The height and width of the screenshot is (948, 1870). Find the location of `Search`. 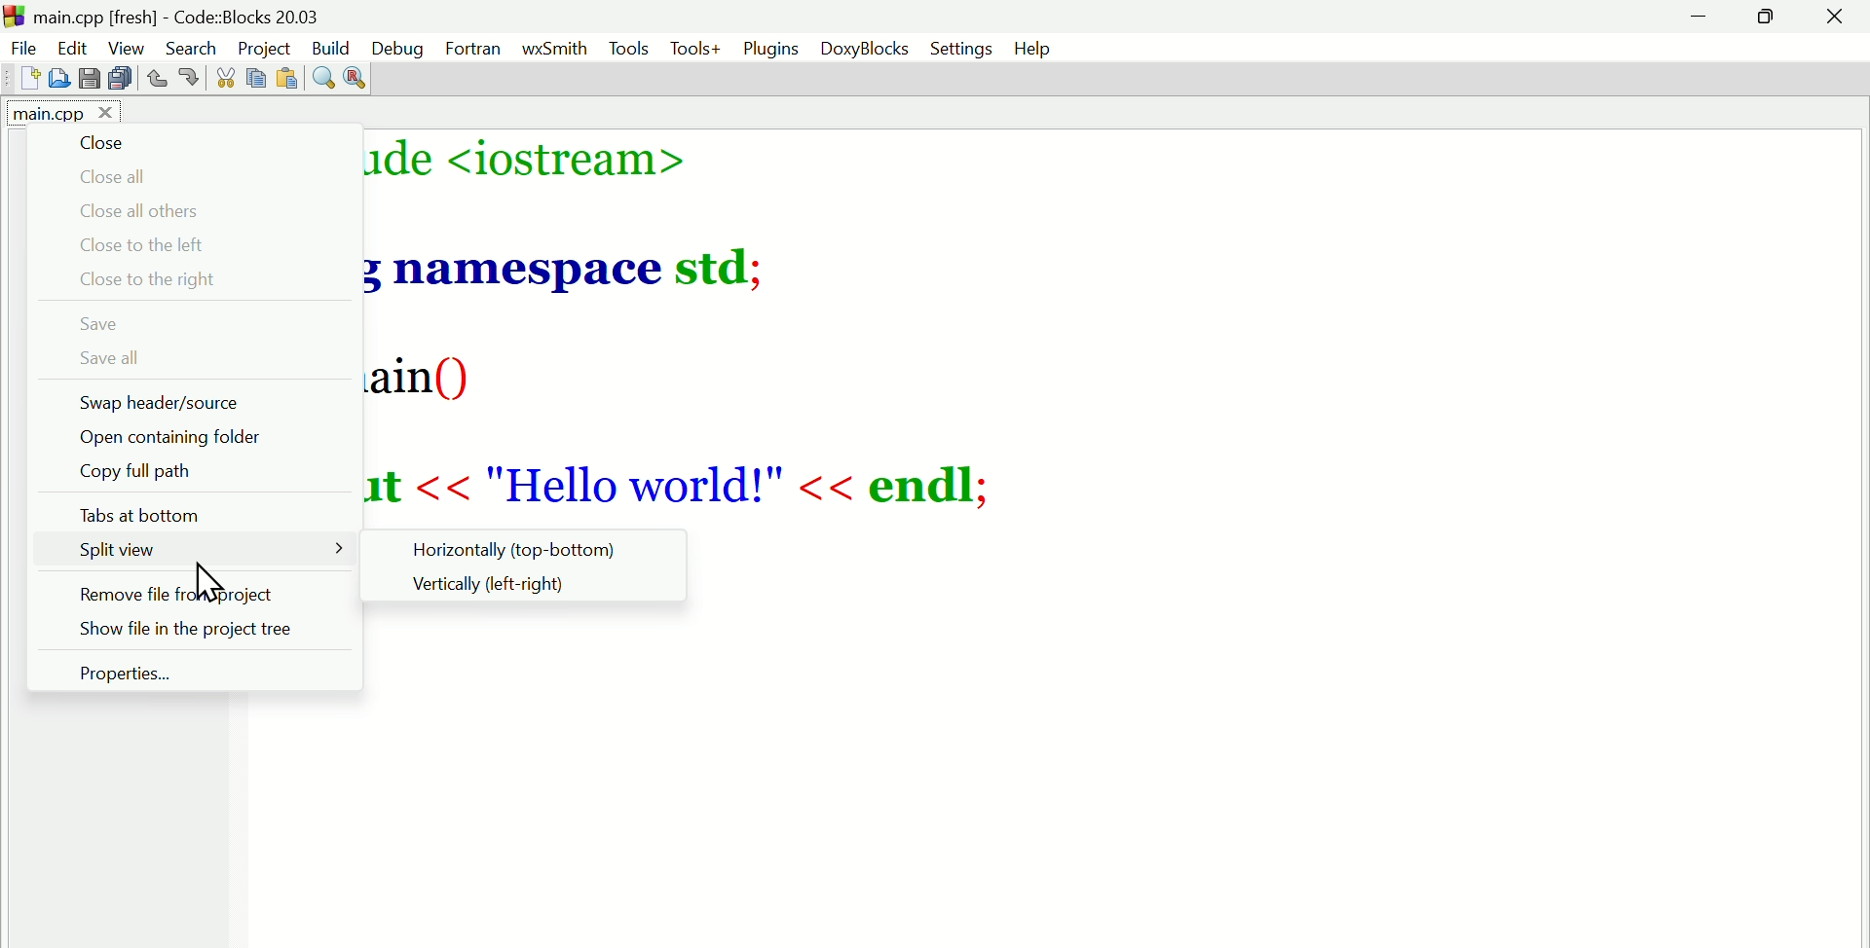

Search is located at coordinates (192, 44).